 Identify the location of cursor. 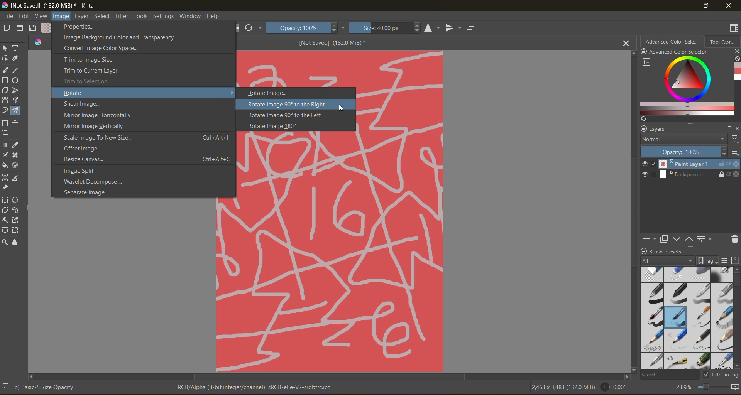
(344, 110).